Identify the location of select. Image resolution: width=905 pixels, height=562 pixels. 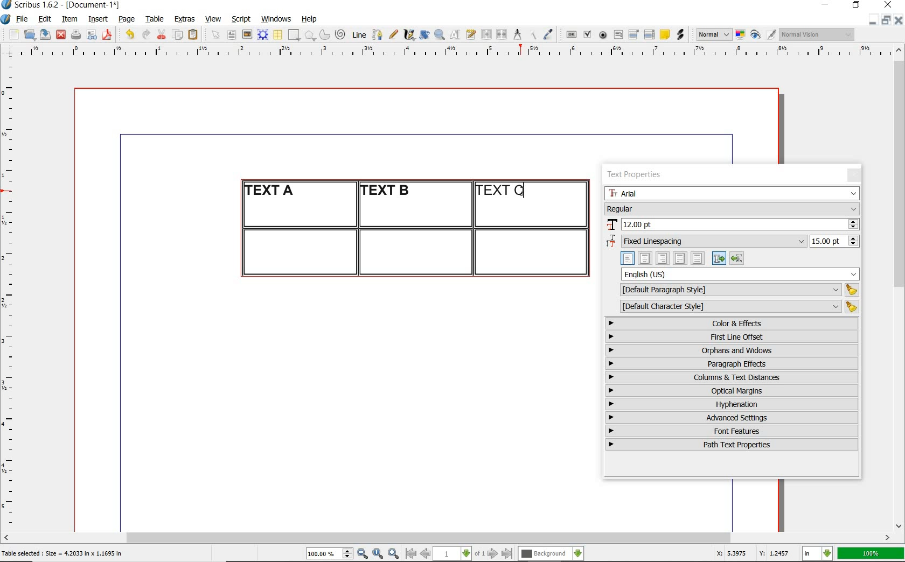
(217, 36).